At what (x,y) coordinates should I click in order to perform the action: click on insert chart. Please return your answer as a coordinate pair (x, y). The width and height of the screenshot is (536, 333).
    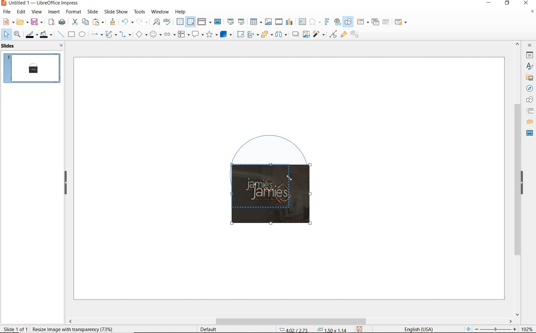
    Looking at the image, I should click on (289, 22).